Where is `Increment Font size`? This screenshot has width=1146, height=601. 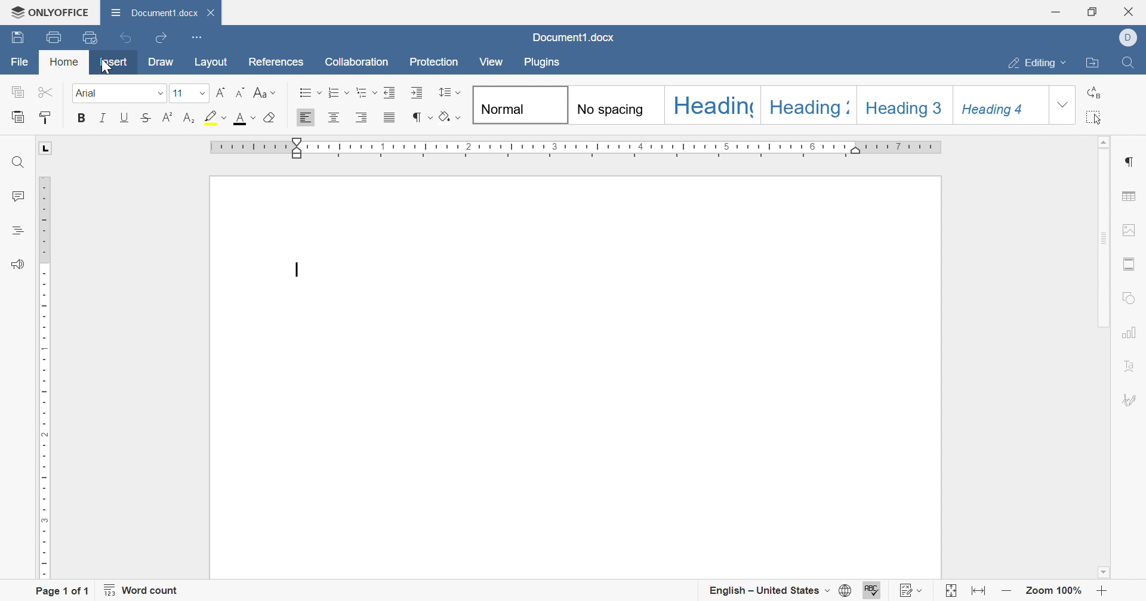 Increment Font size is located at coordinates (223, 92).